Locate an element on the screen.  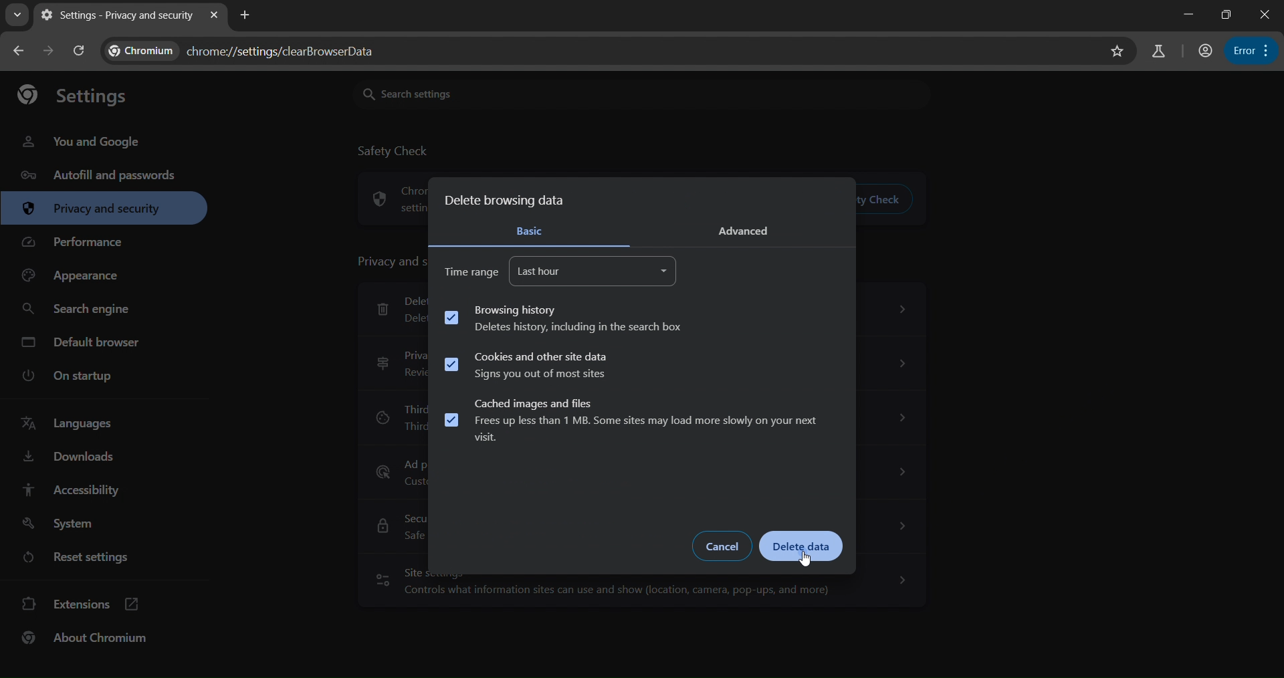
you & google is located at coordinates (93, 141).